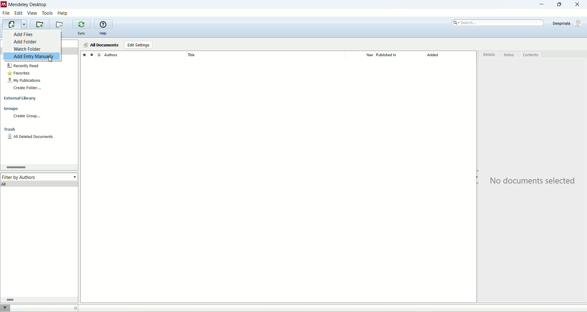 The height and width of the screenshot is (312, 587). I want to click on filter by author, so click(40, 176).